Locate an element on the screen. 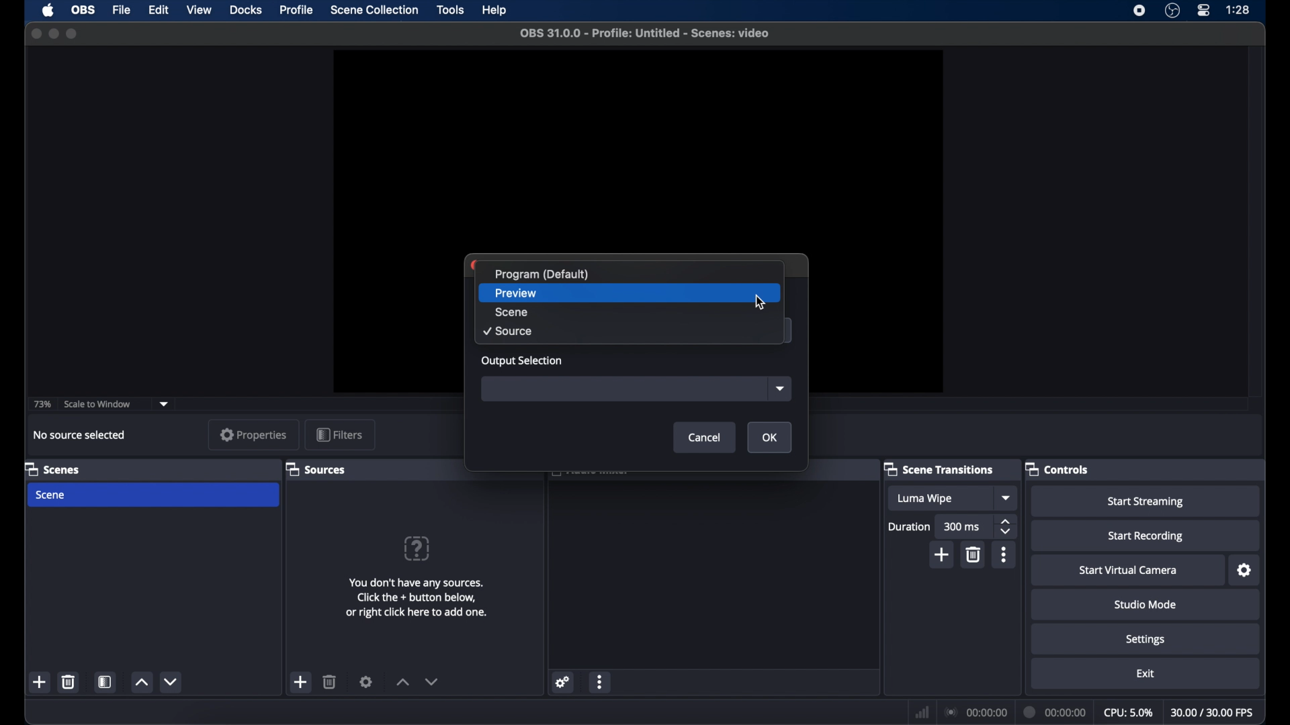 This screenshot has width=1290, height=725. increment is located at coordinates (402, 683).